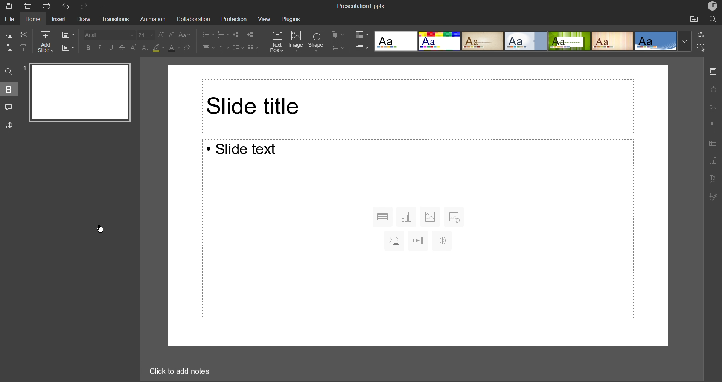 This screenshot has height=382, width=722. Describe the element at coordinates (316, 42) in the screenshot. I see `Shape` at that location.